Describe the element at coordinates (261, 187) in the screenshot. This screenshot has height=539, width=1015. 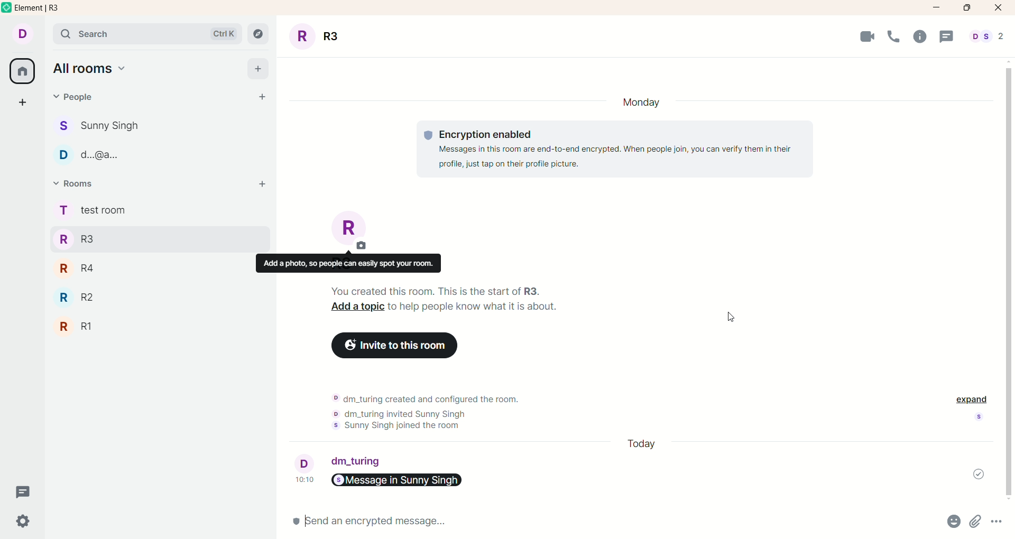
I see `add` at that location.